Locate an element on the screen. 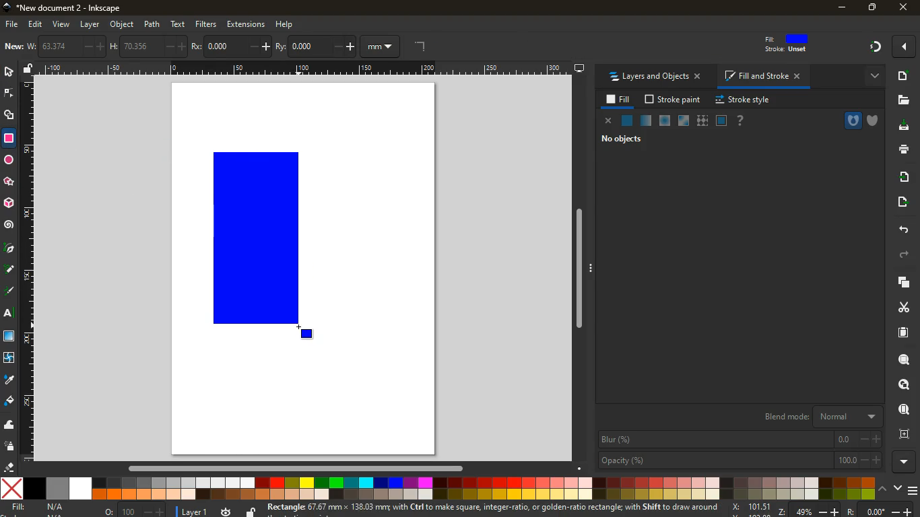 The height and width of the screenshot is (517, 920). spiral is located at coordinates (9, 226).